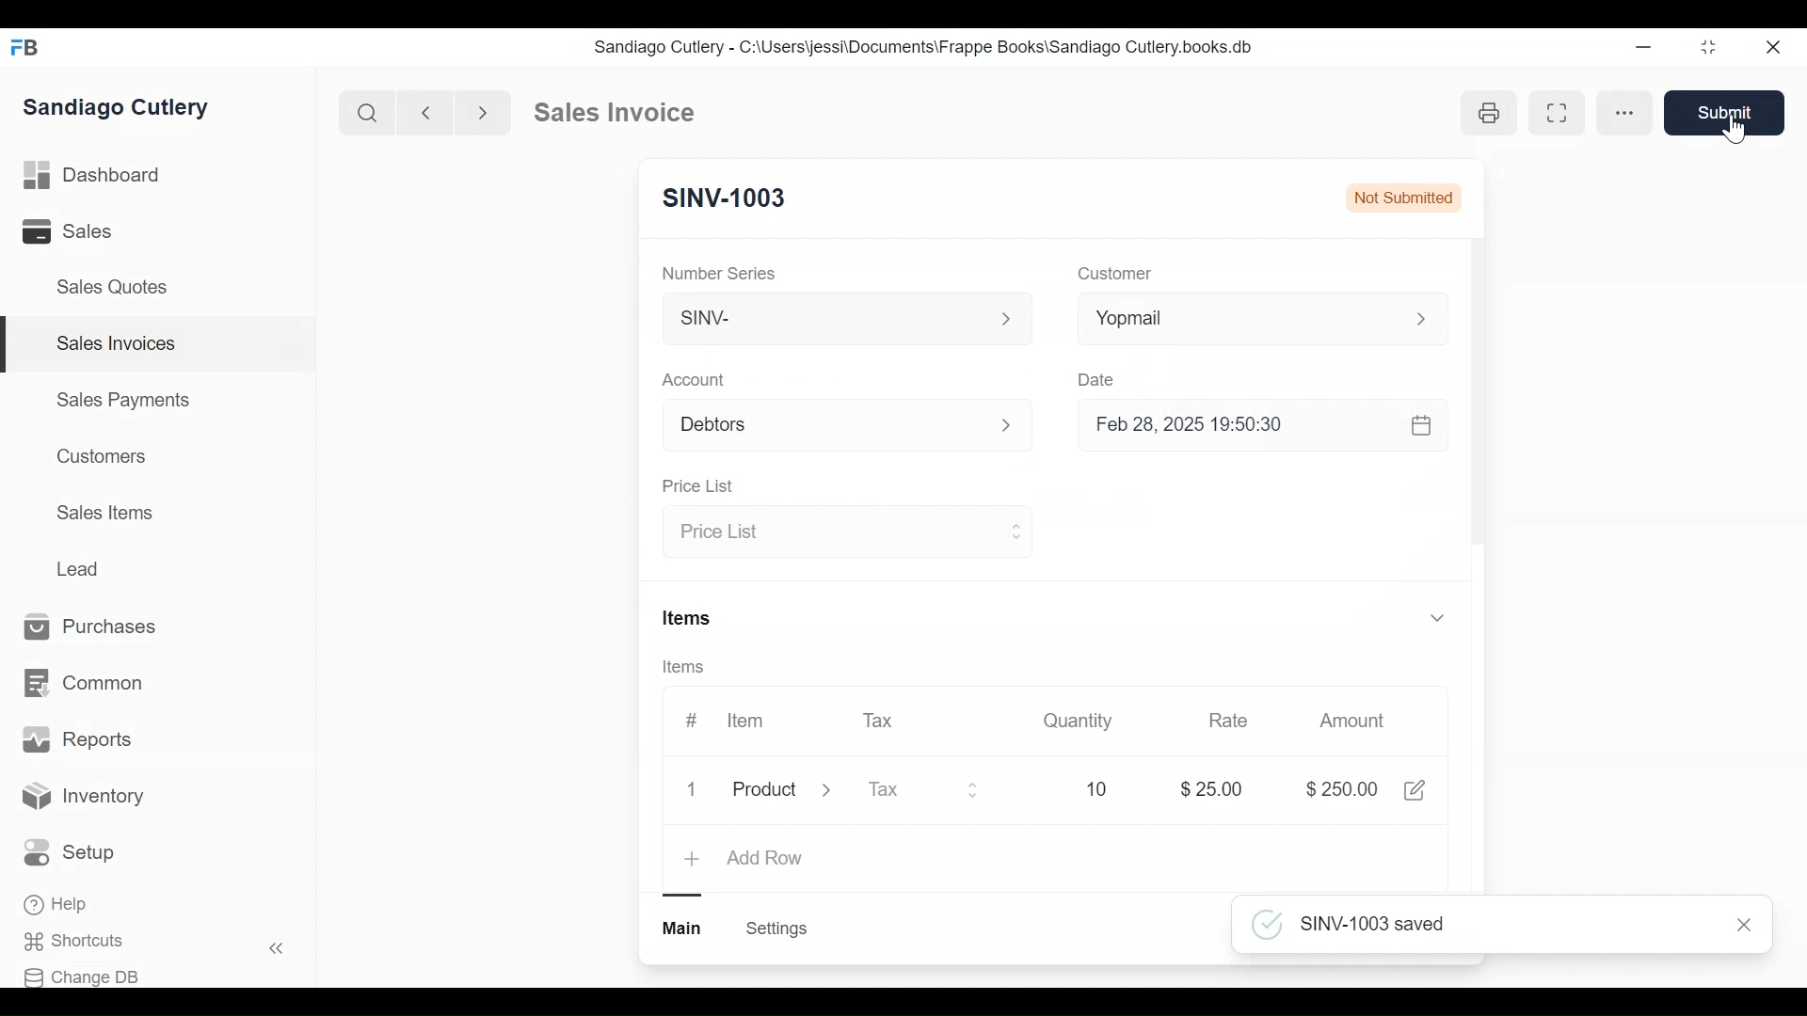 This screenshot has width=1807, height=1016. What do you see at coordinates (93, 173) in the screenshot?
I see `Dashboard` at bounding box center [93, 173].